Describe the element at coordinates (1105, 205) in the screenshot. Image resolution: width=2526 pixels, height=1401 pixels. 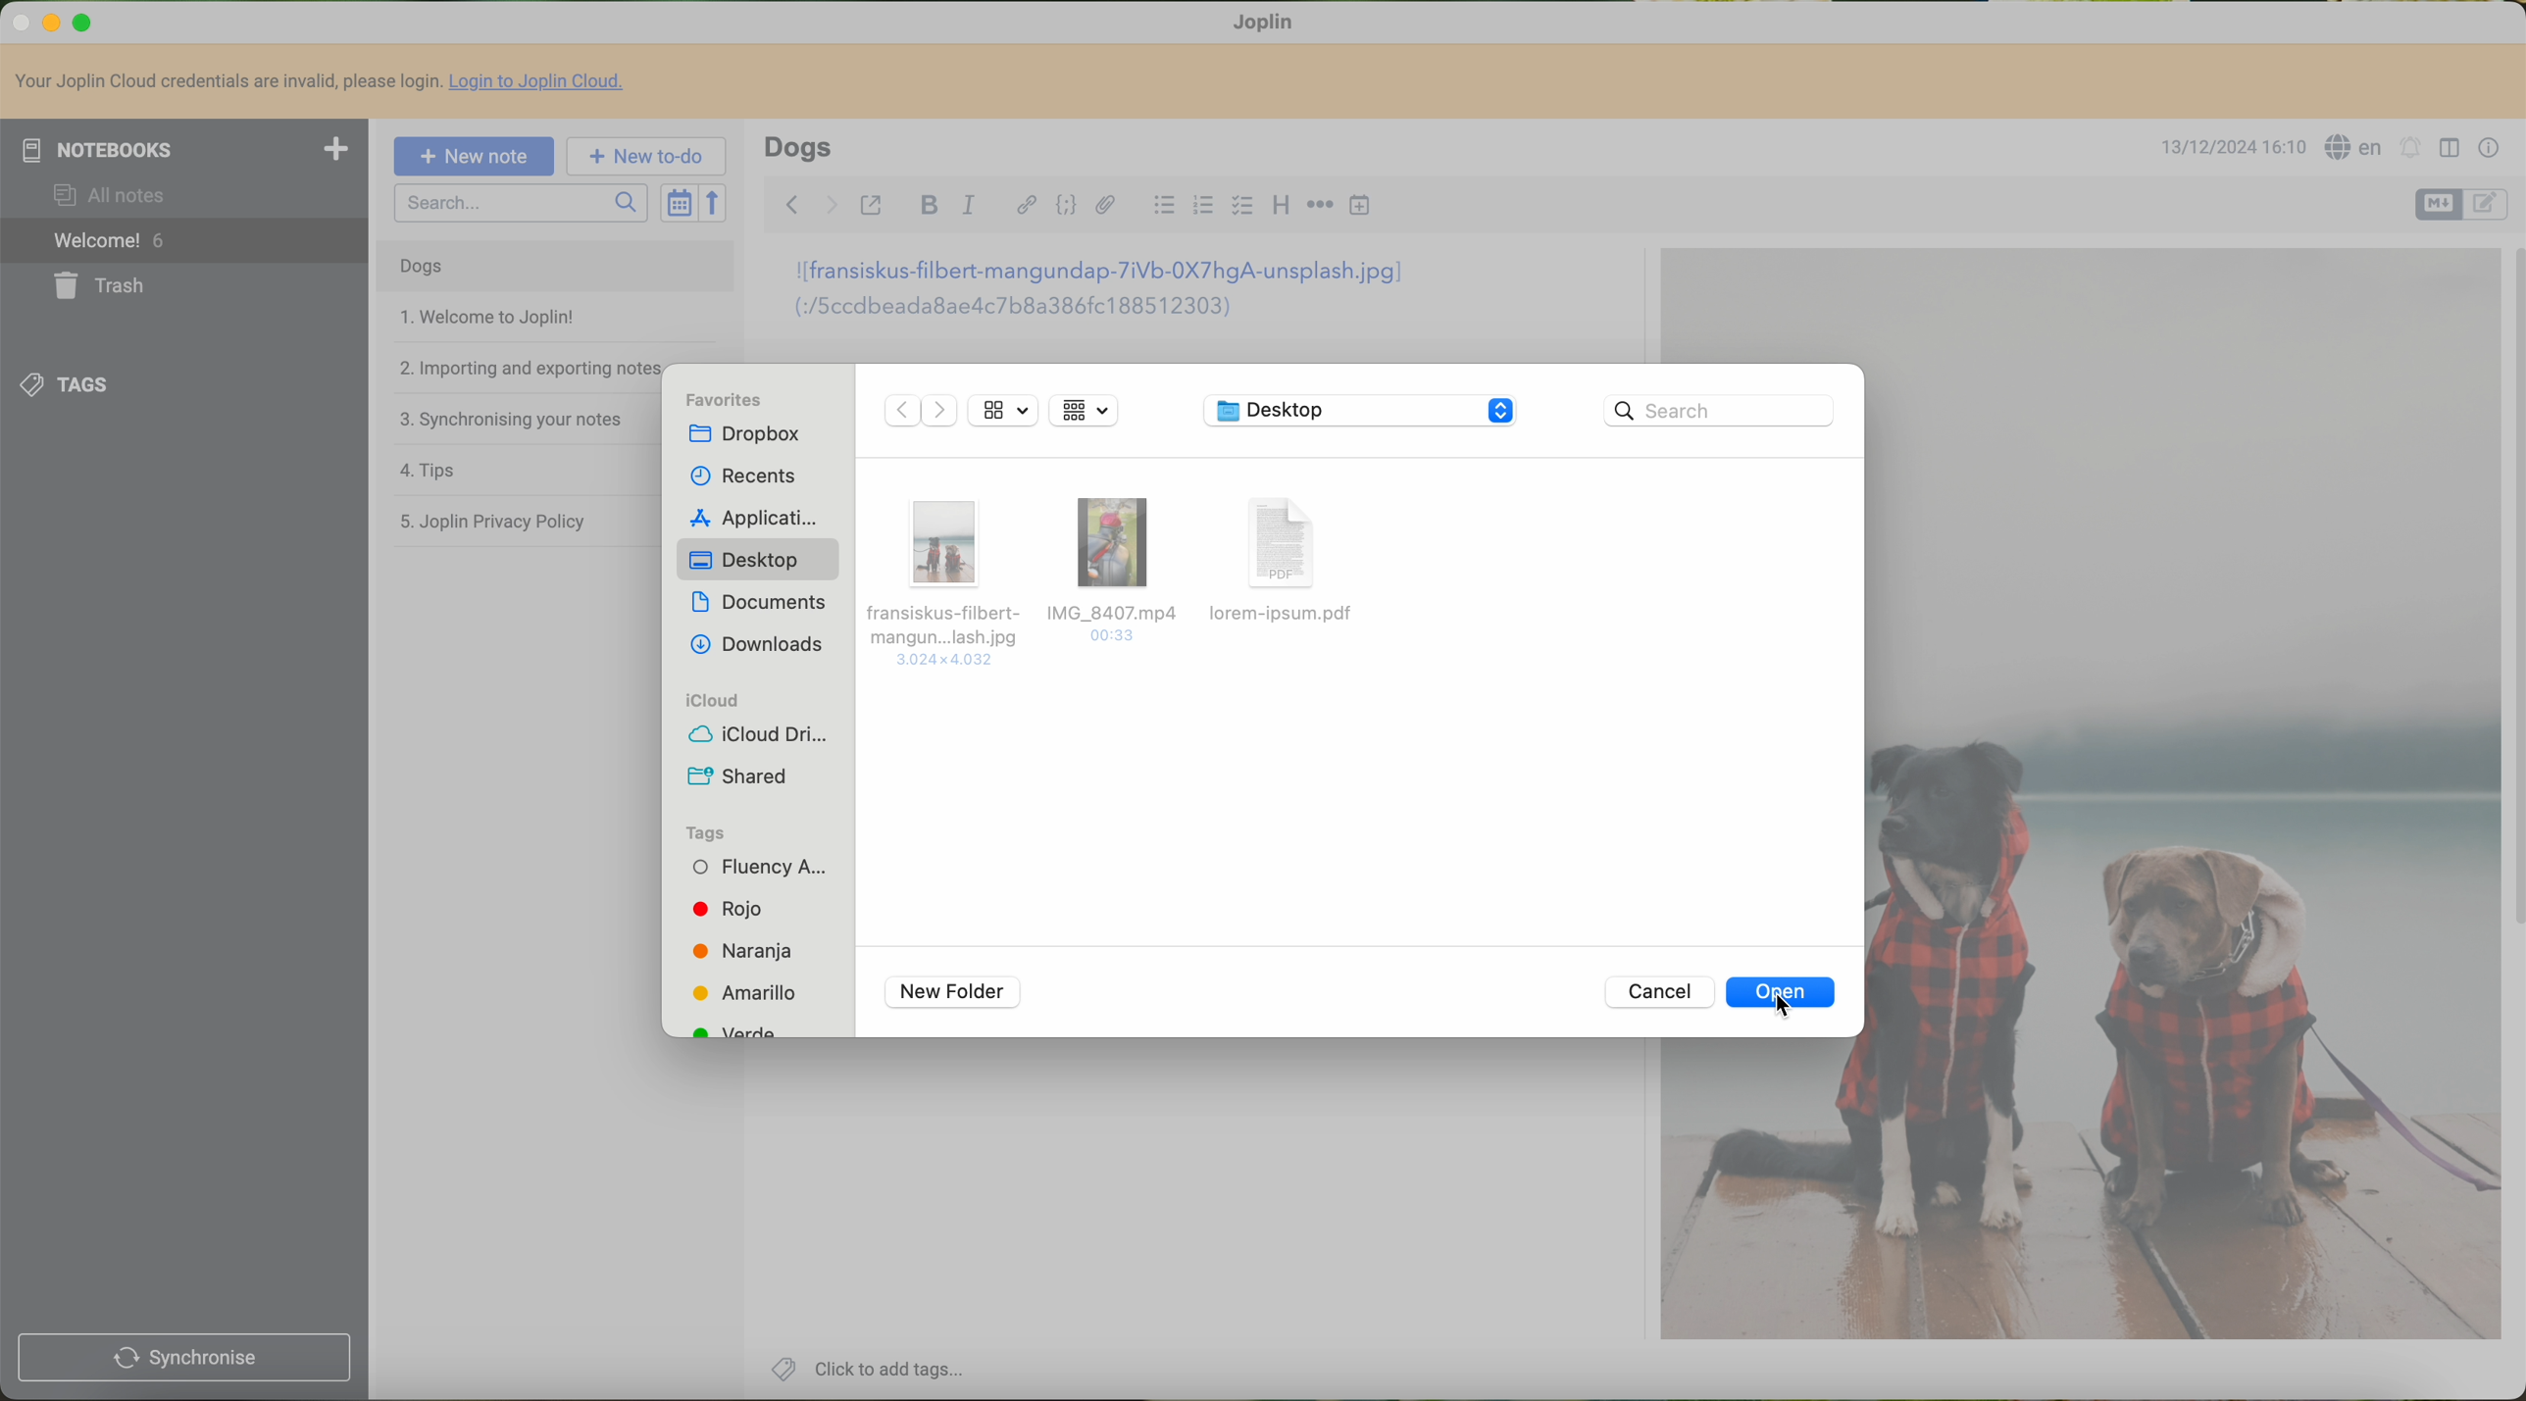
I see `attach file` at that location.